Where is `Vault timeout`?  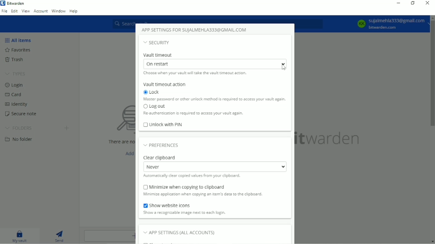 Vault timeout is located at coordinates (158, 55).